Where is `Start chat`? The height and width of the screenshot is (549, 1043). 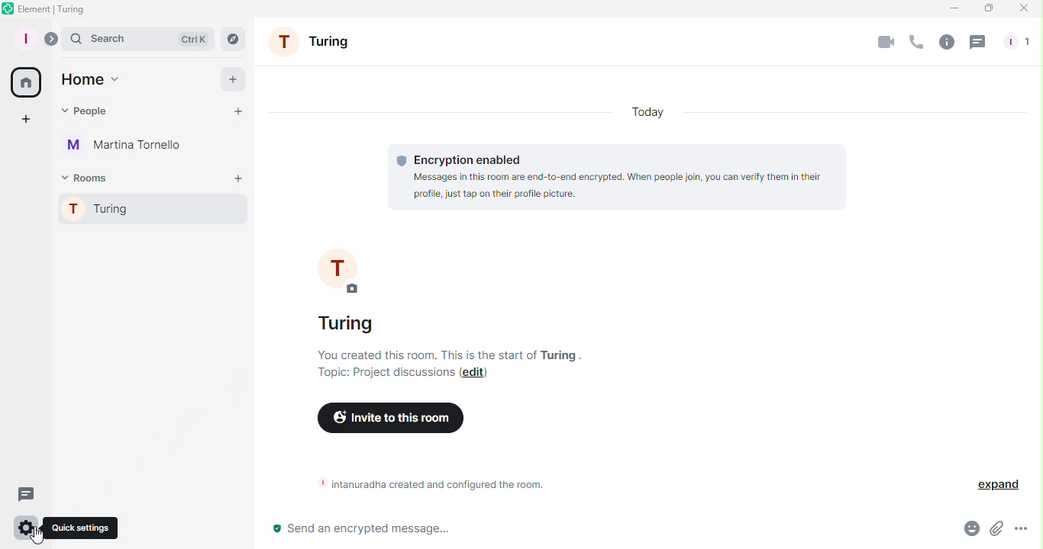
Start chat is located at coordinates (239, 114).